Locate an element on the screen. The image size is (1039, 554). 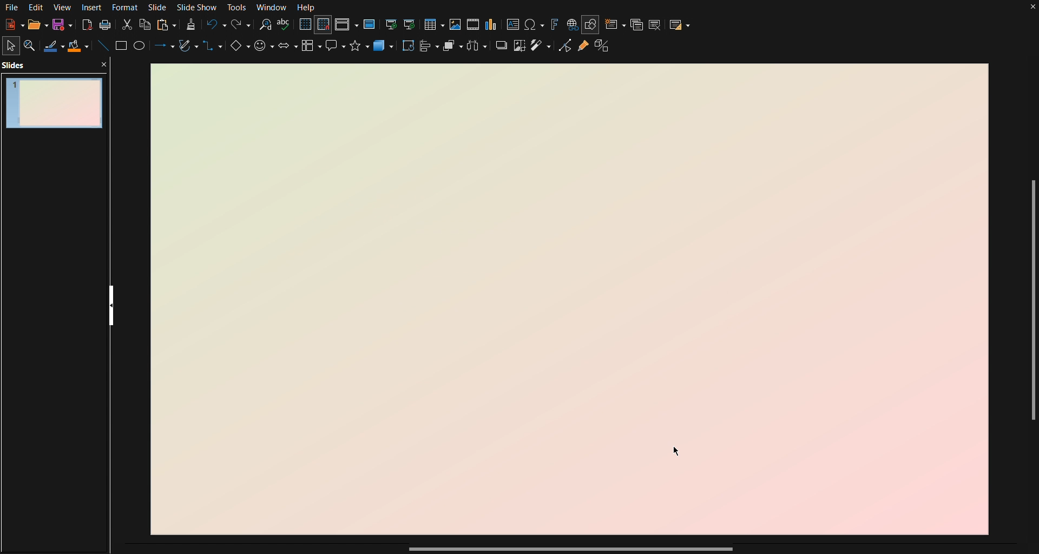
Copy is located at coordinates (146, 24).